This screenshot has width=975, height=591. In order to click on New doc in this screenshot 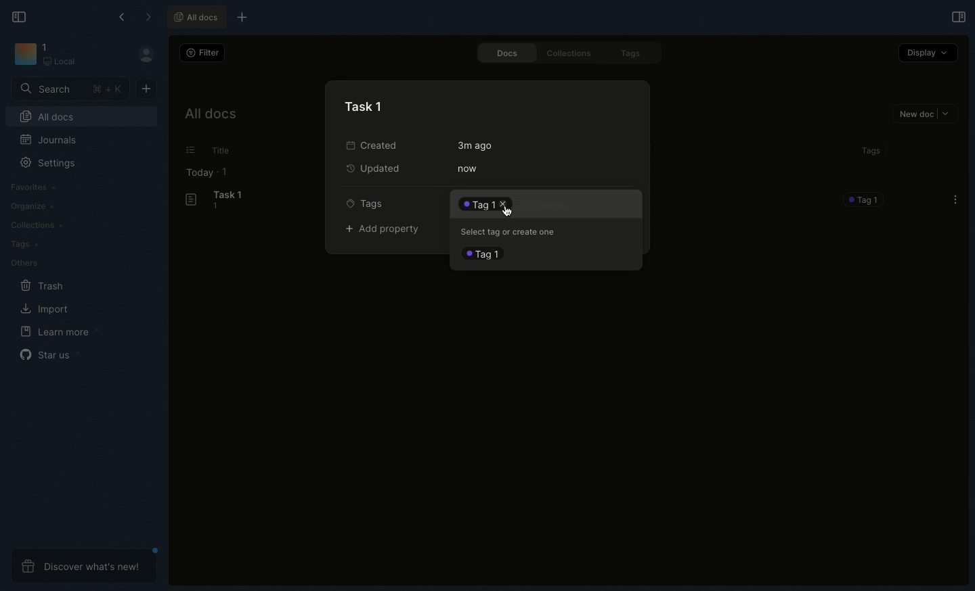, I will do `click(148, 89)`.